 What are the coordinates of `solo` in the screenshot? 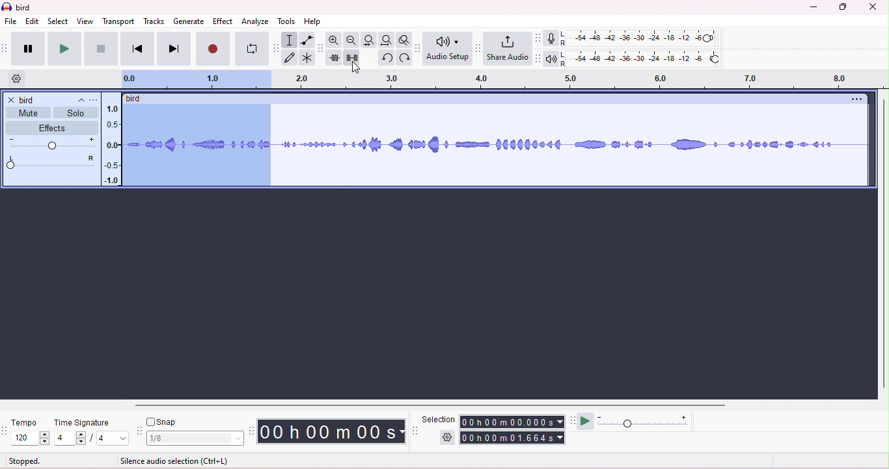 It's located at (75, 113).